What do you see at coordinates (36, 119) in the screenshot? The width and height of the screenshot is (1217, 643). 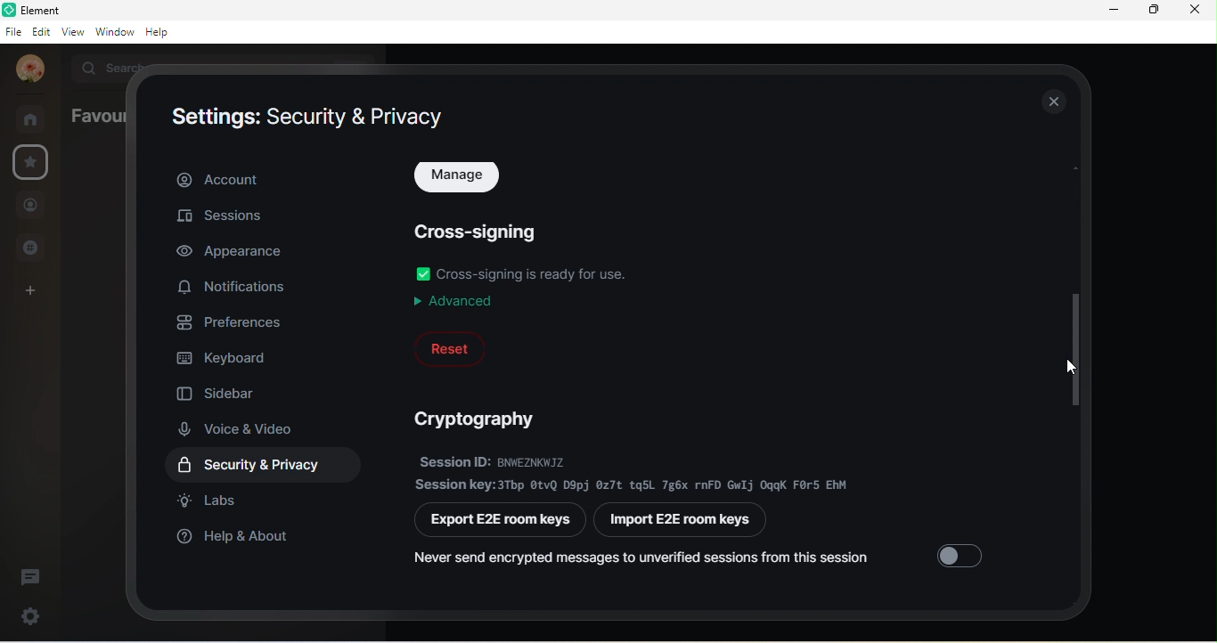 I see `home` at bounding box center [36, 119].